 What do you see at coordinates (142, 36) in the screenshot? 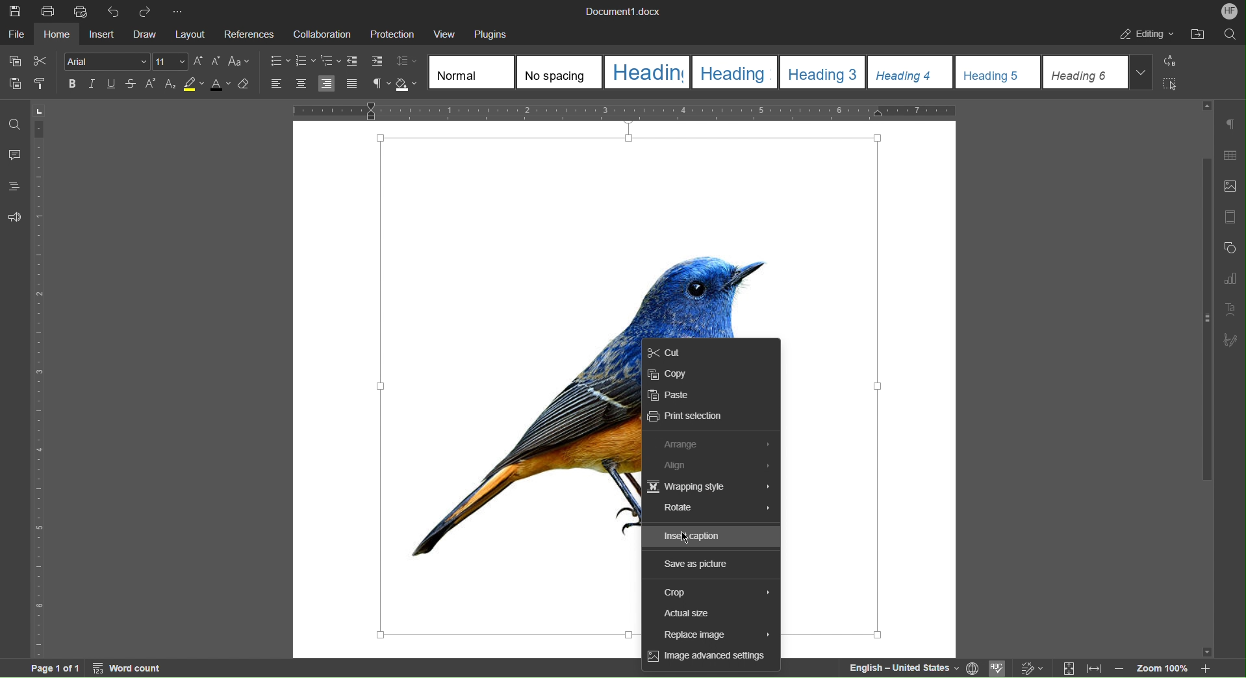
I see `Draw` at bounding box center [142, 36].